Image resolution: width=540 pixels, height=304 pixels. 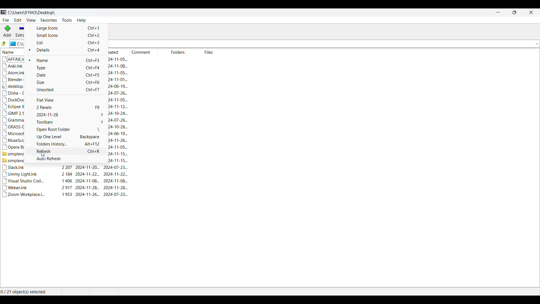 What do you see at coordinates (144, 52) in the screenshot?
I see `Comment` at bounding box center [144, 52].